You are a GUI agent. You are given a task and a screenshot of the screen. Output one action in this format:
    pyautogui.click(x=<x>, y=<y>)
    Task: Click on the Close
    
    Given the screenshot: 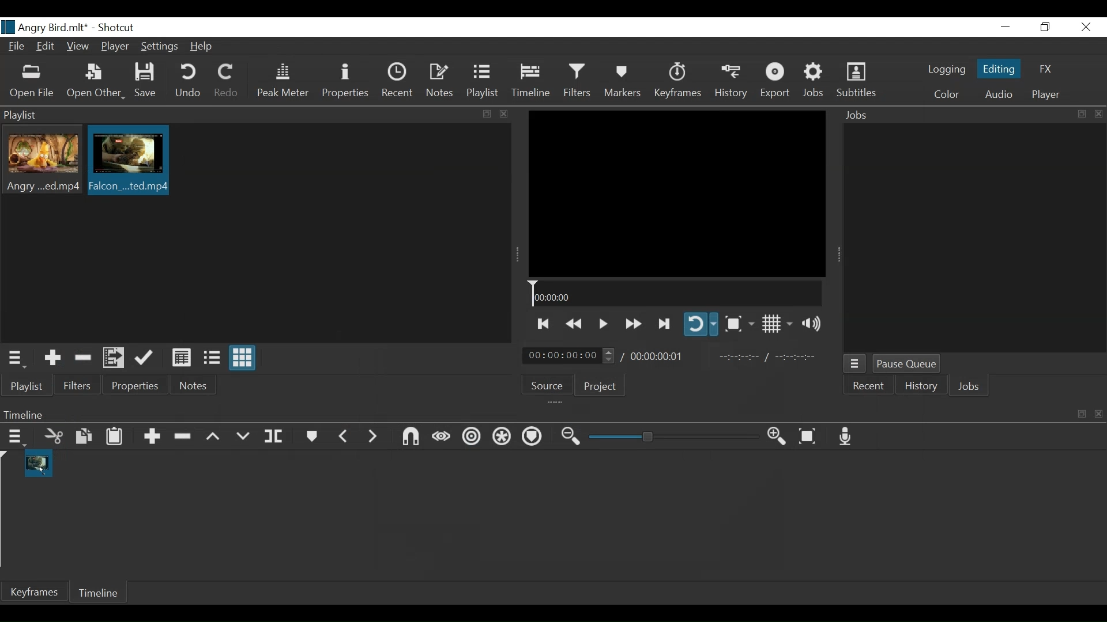 What is the action you would take?
    pyautogui.click(x=1084, y=28)
    